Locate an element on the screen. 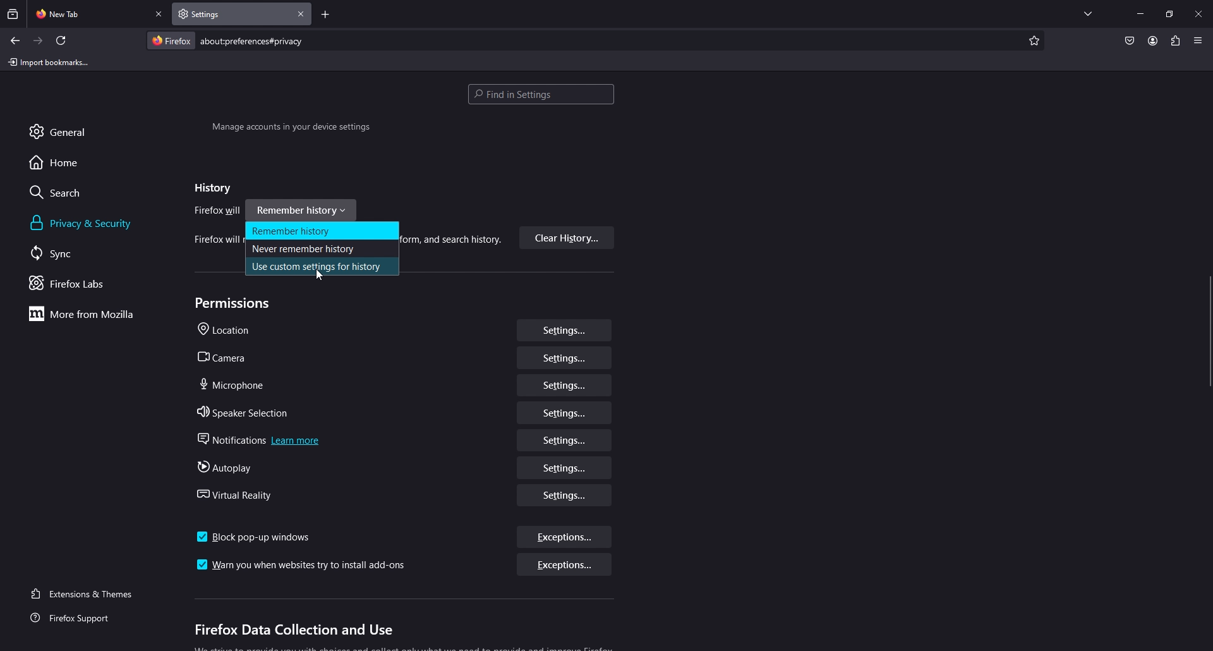 The height and width of the screenshot is (651, 1213). close tab is located at coordinates (160, 15).